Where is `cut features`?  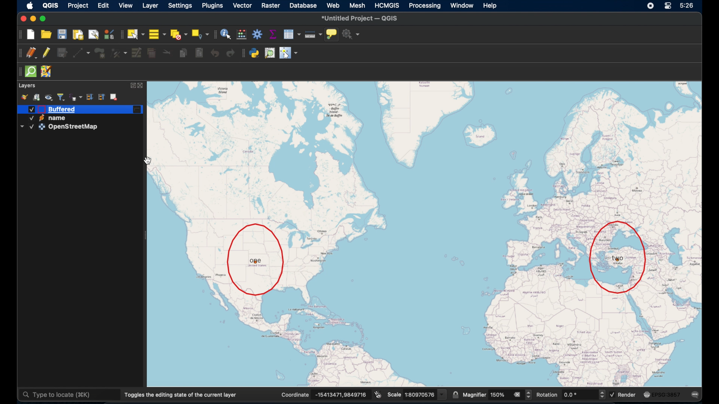
cut features is located at coordinates (167, 53).